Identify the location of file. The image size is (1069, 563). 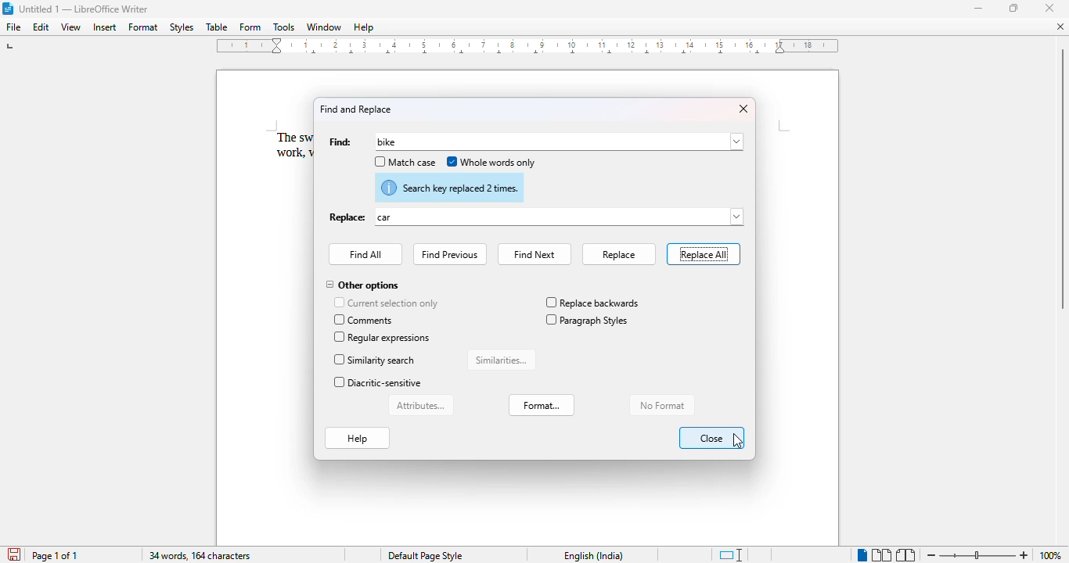
(14, 27).